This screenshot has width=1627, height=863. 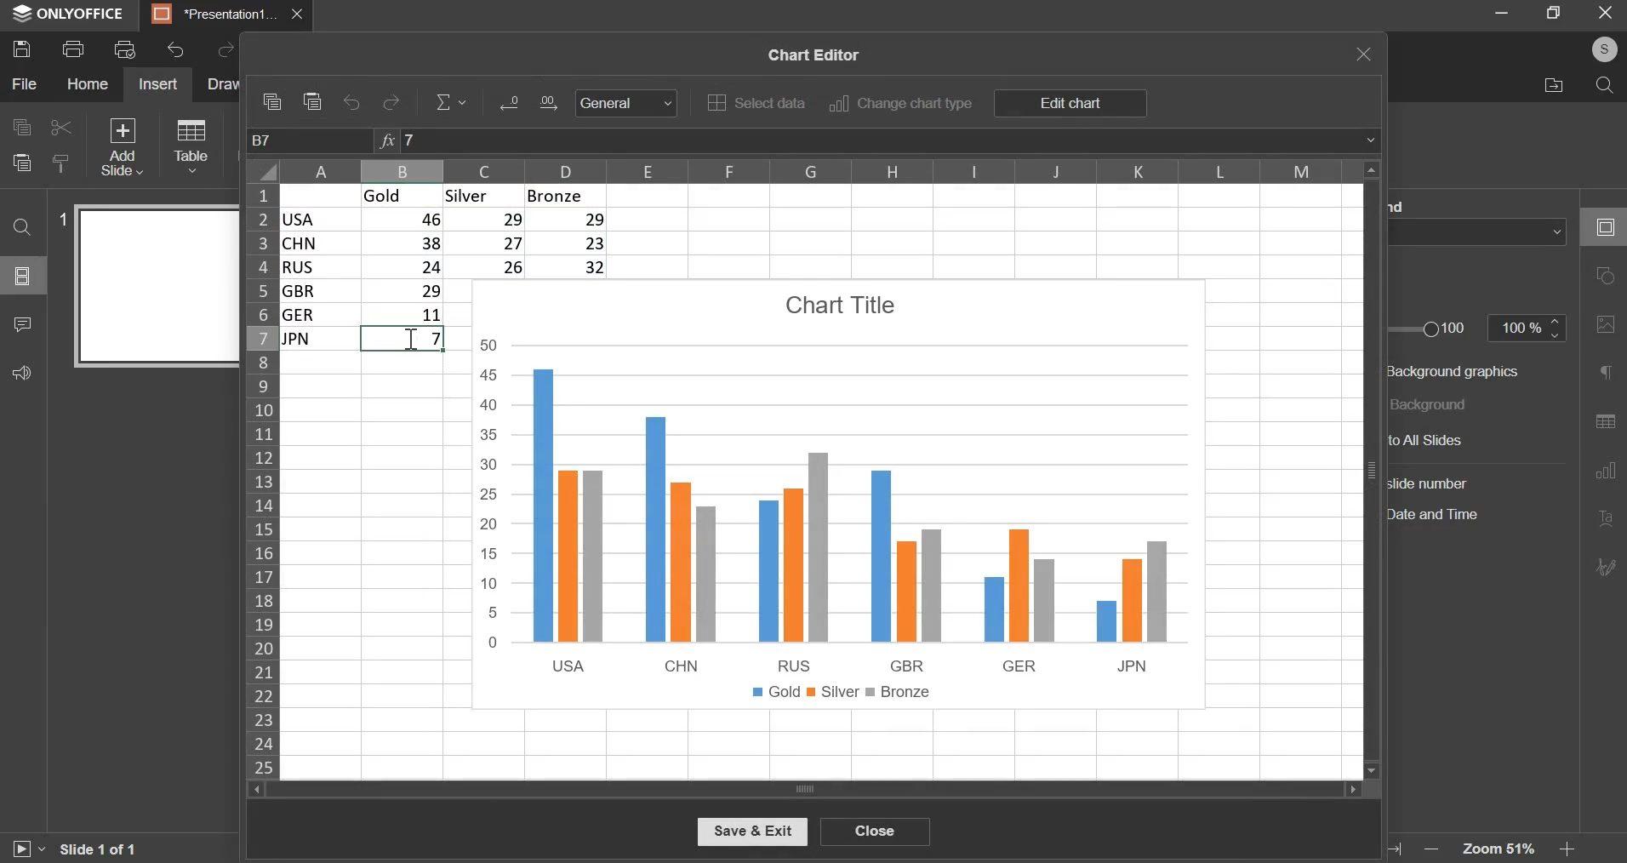 I want to click on slide settings, so click(x=1602, y=224).